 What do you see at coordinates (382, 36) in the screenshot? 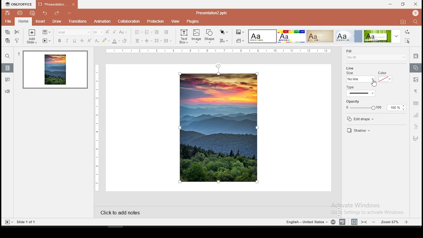
I see `theme ` at bounding box center [382, 36].